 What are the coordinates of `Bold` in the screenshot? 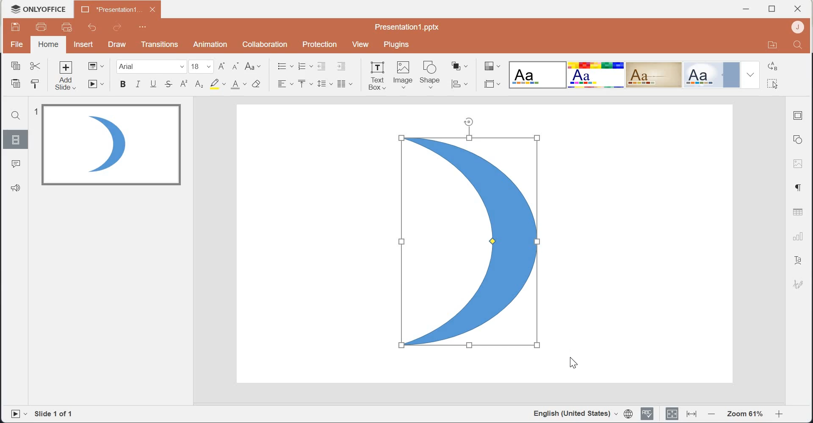 It's located at (123, 84).